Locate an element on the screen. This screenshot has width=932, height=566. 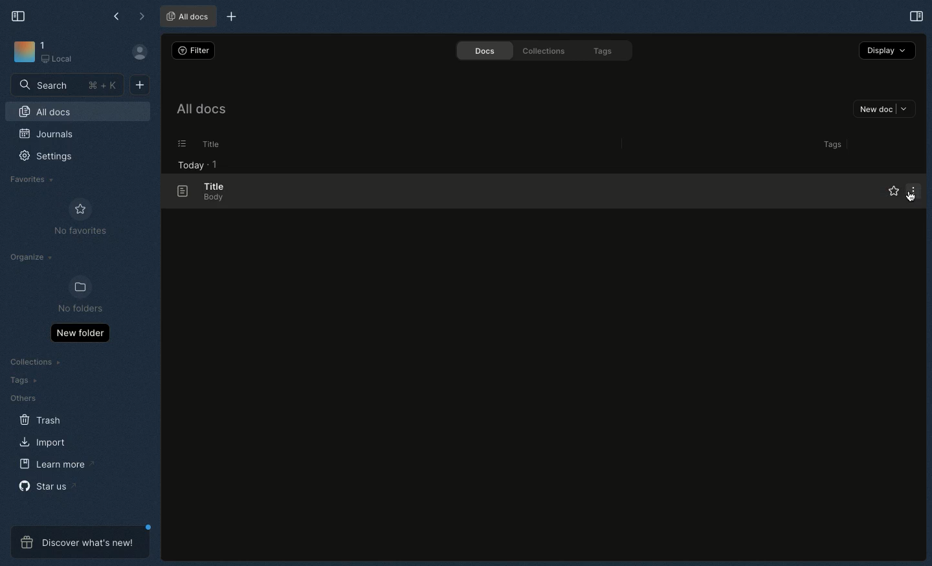
Settings is located at coordinates (53, 161).